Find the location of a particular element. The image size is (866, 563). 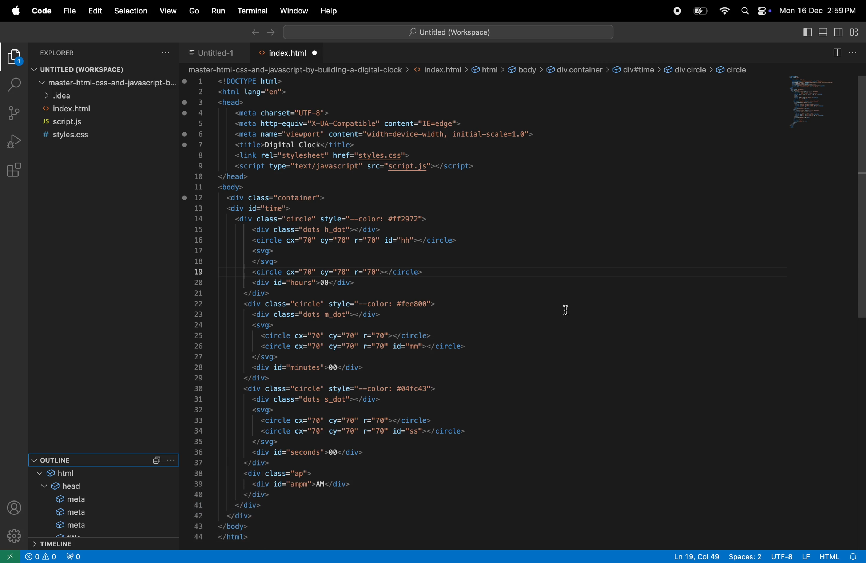

explorer is located at coordinates (64, 52).